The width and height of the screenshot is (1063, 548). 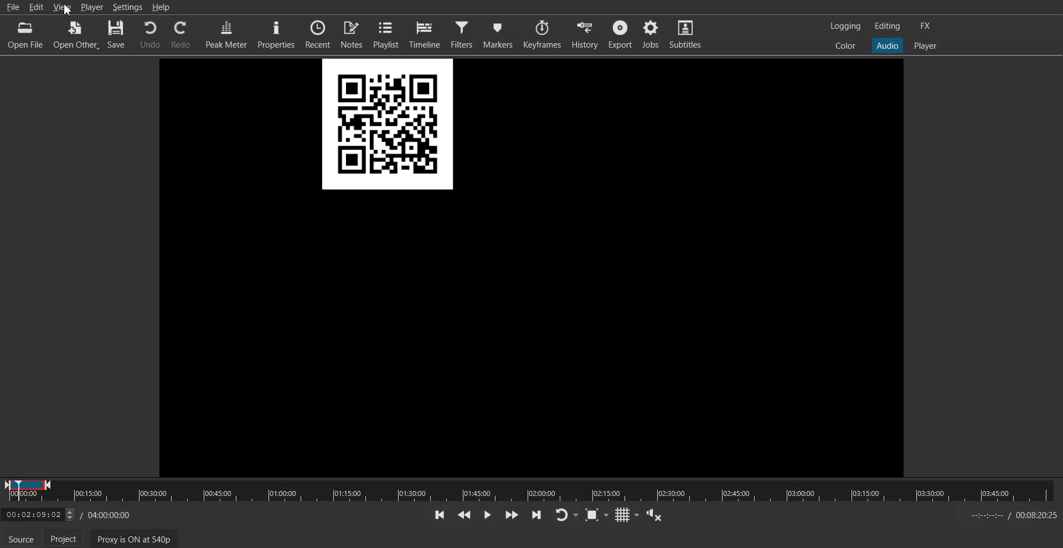 What do you see at coordinates (846, 27) in the screenshot?
I see `Switch to the logging layout` at bounding box center [846, 27].